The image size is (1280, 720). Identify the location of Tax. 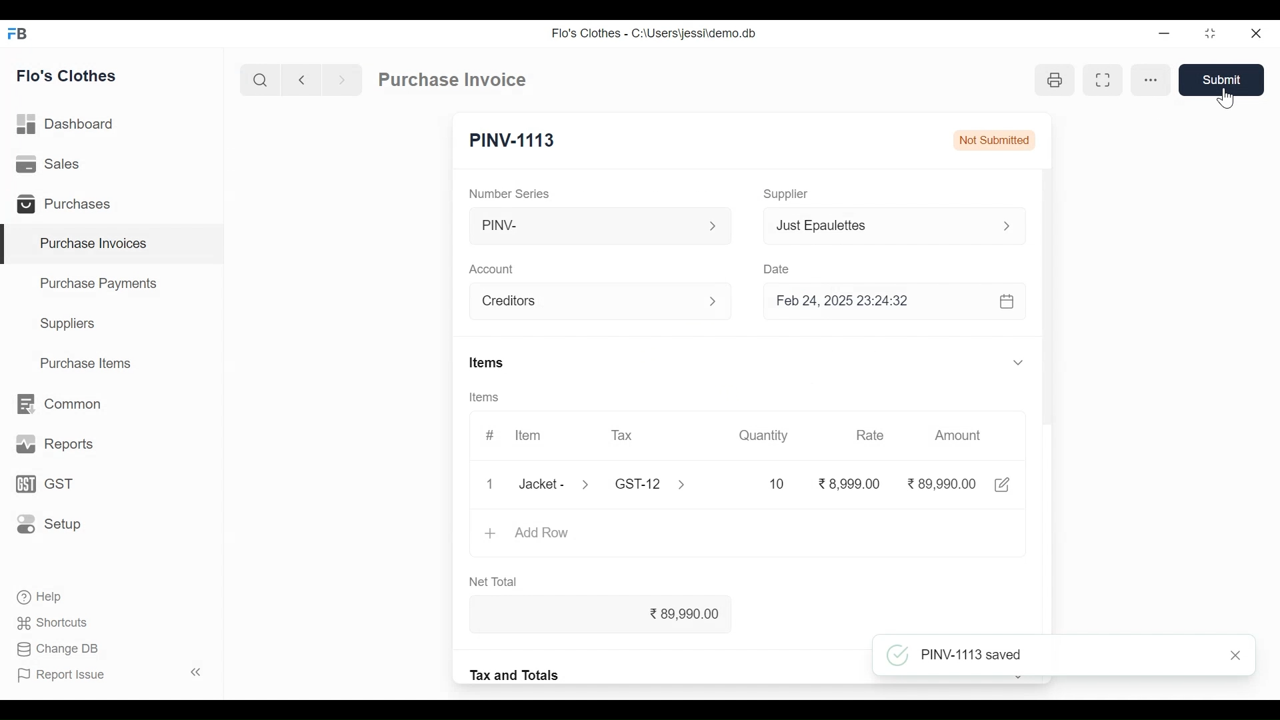
(626, 436).